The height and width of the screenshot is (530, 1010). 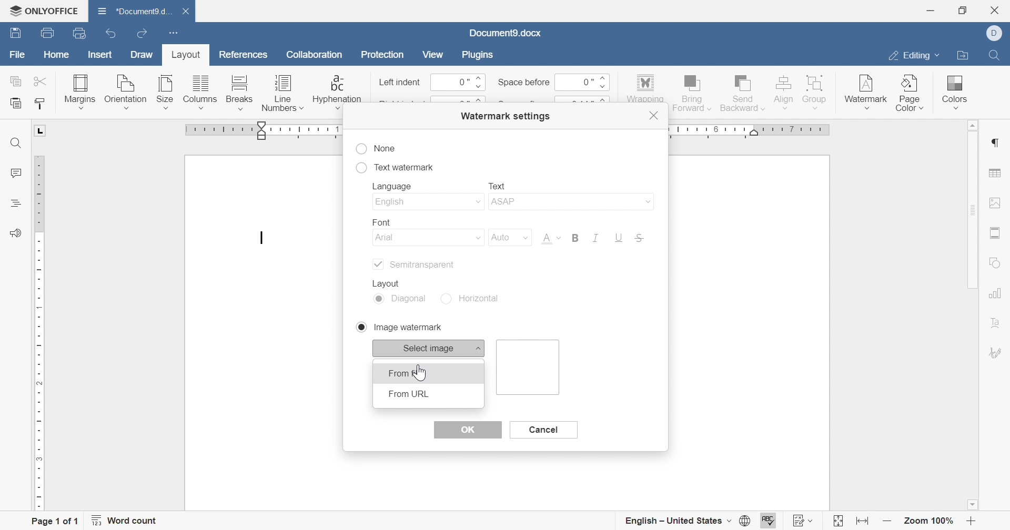 I want to click on collaboration, so click(x=316, y=57).